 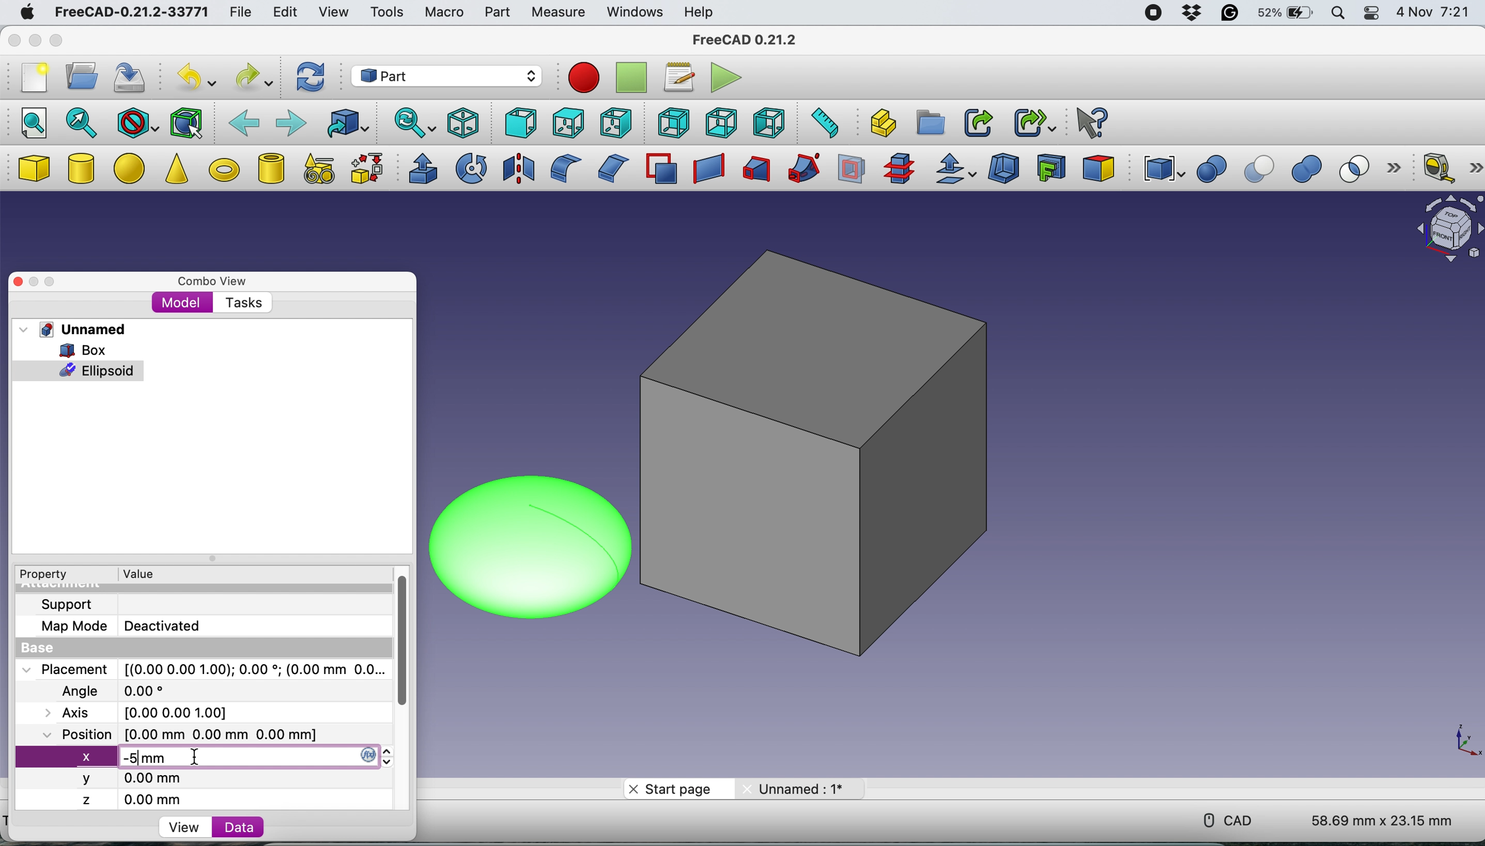 What do you see at coordinates (70, 628) in the screenshot?
I see `map mode` at bounding box center [70, 628].